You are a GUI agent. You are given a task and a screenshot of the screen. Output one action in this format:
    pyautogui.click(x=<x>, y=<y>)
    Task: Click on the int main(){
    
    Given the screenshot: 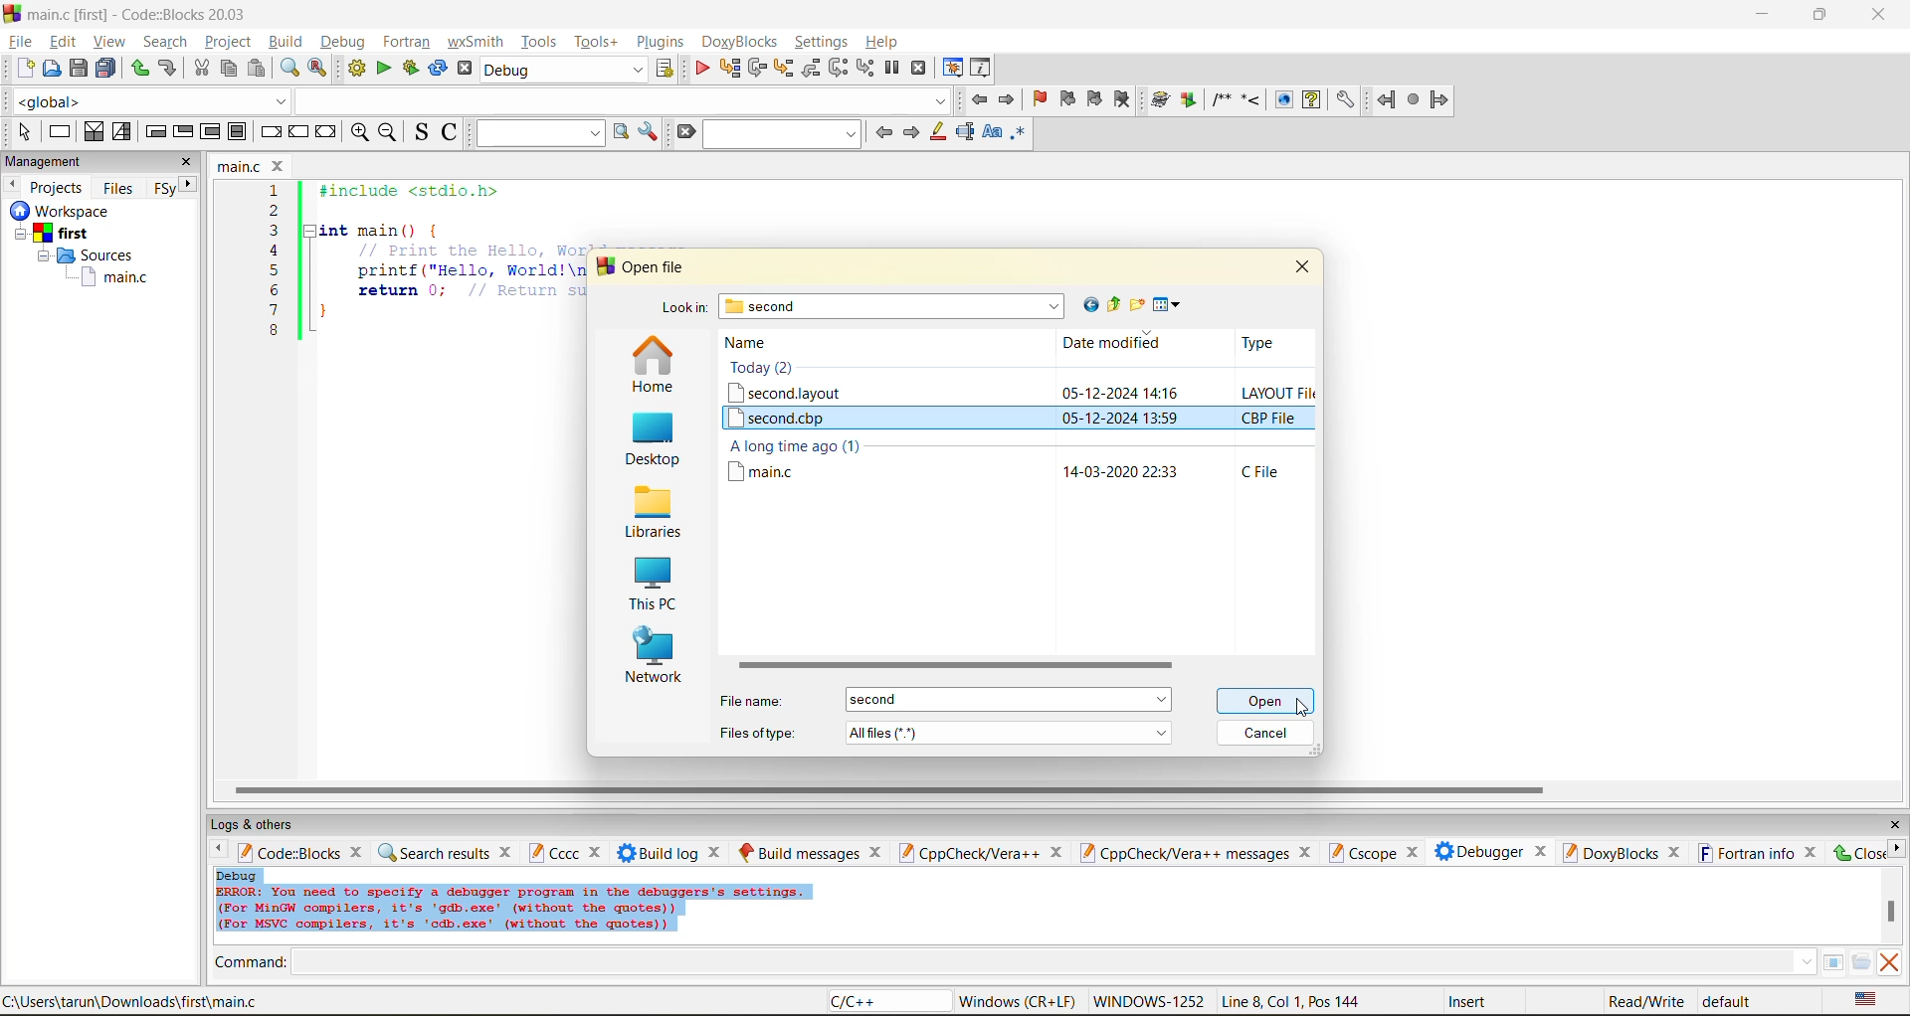 What is the action you would take?
    pyautogui.click(x=394, y=230)
    